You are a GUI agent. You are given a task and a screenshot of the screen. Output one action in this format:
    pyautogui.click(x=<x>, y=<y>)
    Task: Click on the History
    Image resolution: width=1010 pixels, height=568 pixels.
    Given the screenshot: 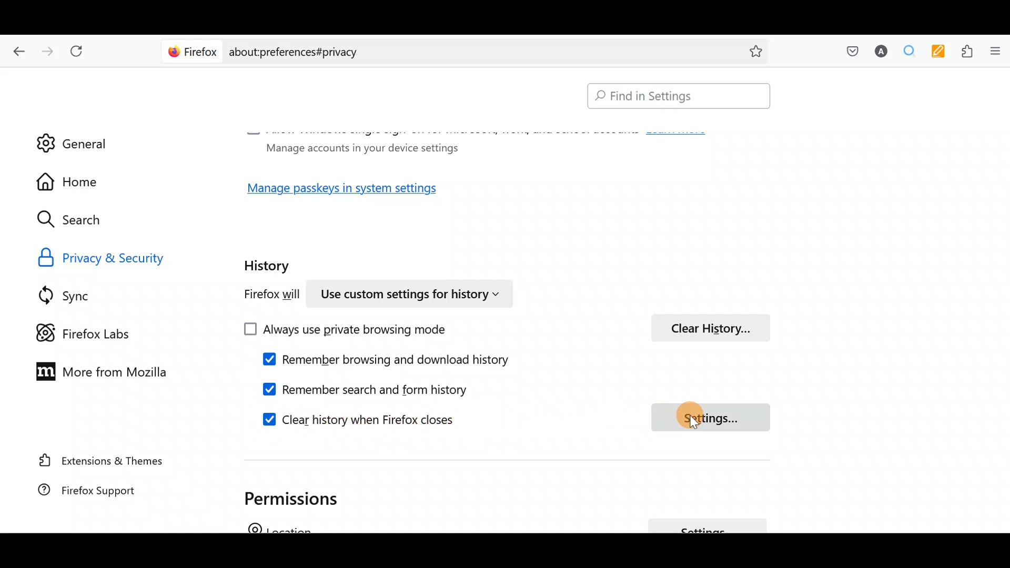 What is the action you would take?
    pyautogui.click(x=269, y=262)
    